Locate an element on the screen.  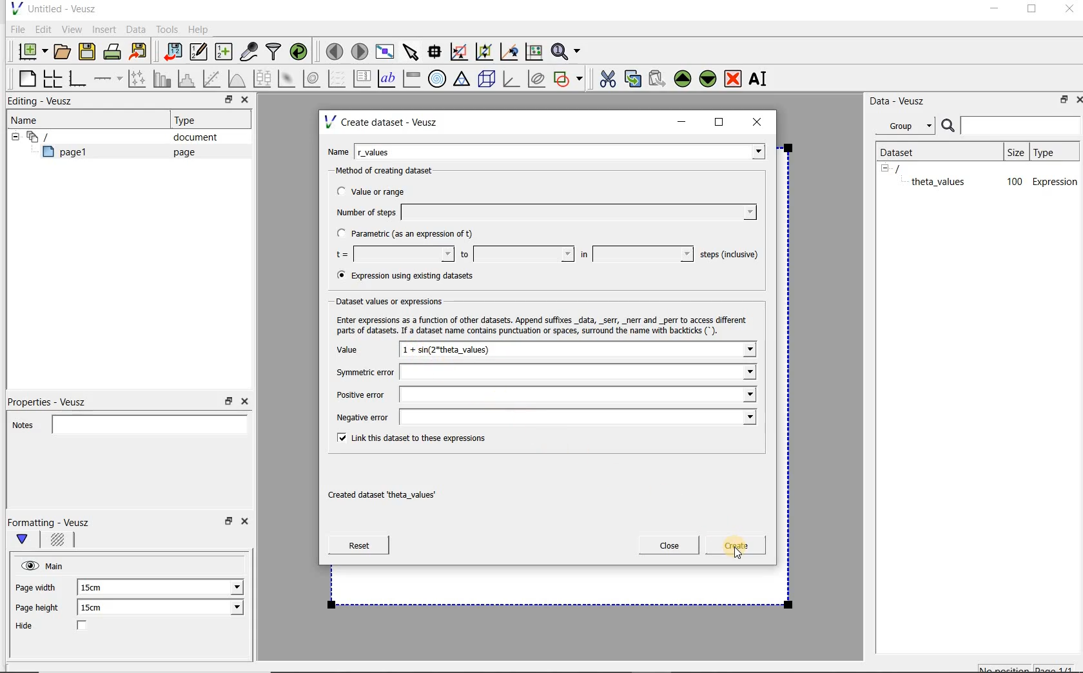
File is located at coordinates (15, 30).